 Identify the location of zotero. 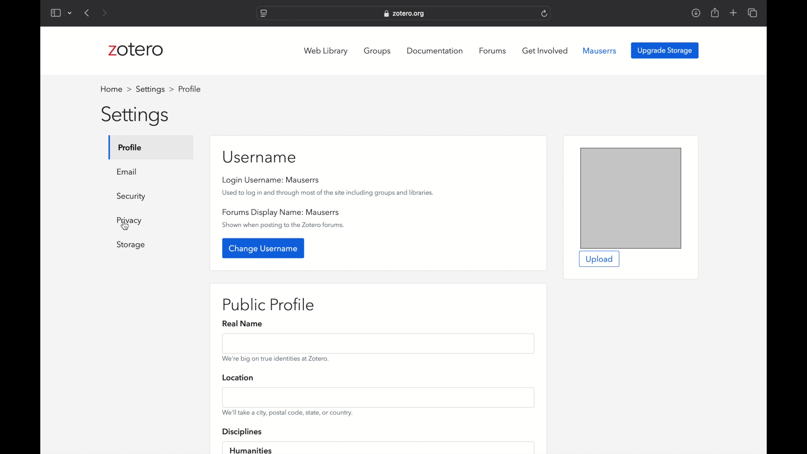
(136, 50).